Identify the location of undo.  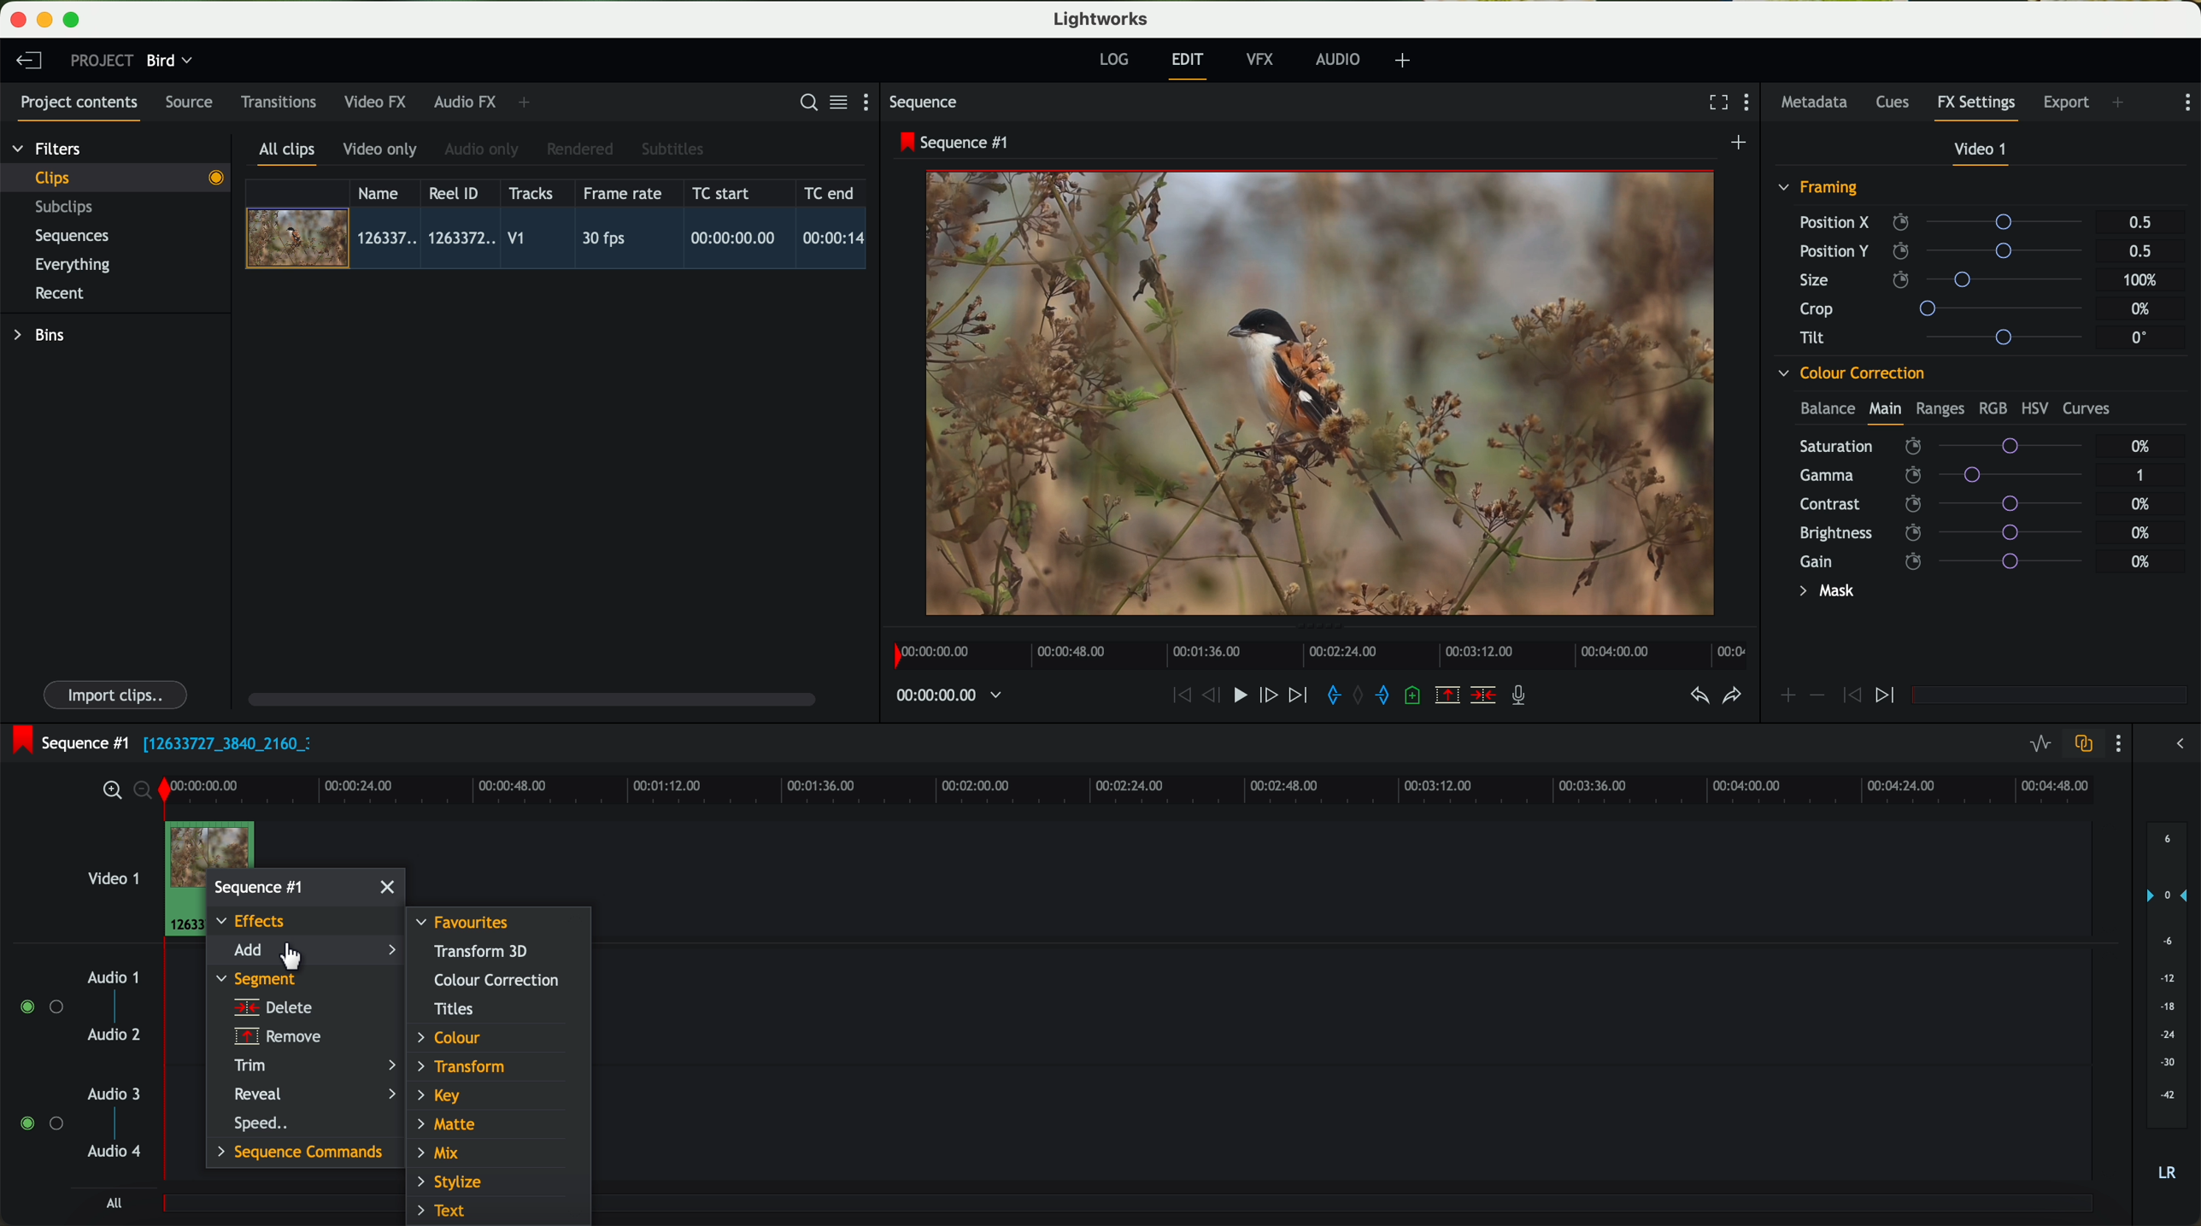
(1698, 696).